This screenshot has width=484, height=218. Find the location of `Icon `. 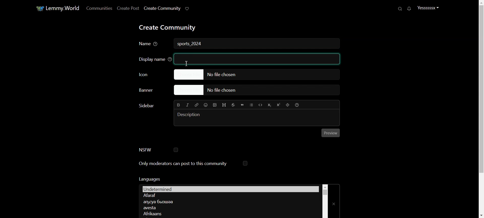

Icon  is located at coordinates (150, 74).